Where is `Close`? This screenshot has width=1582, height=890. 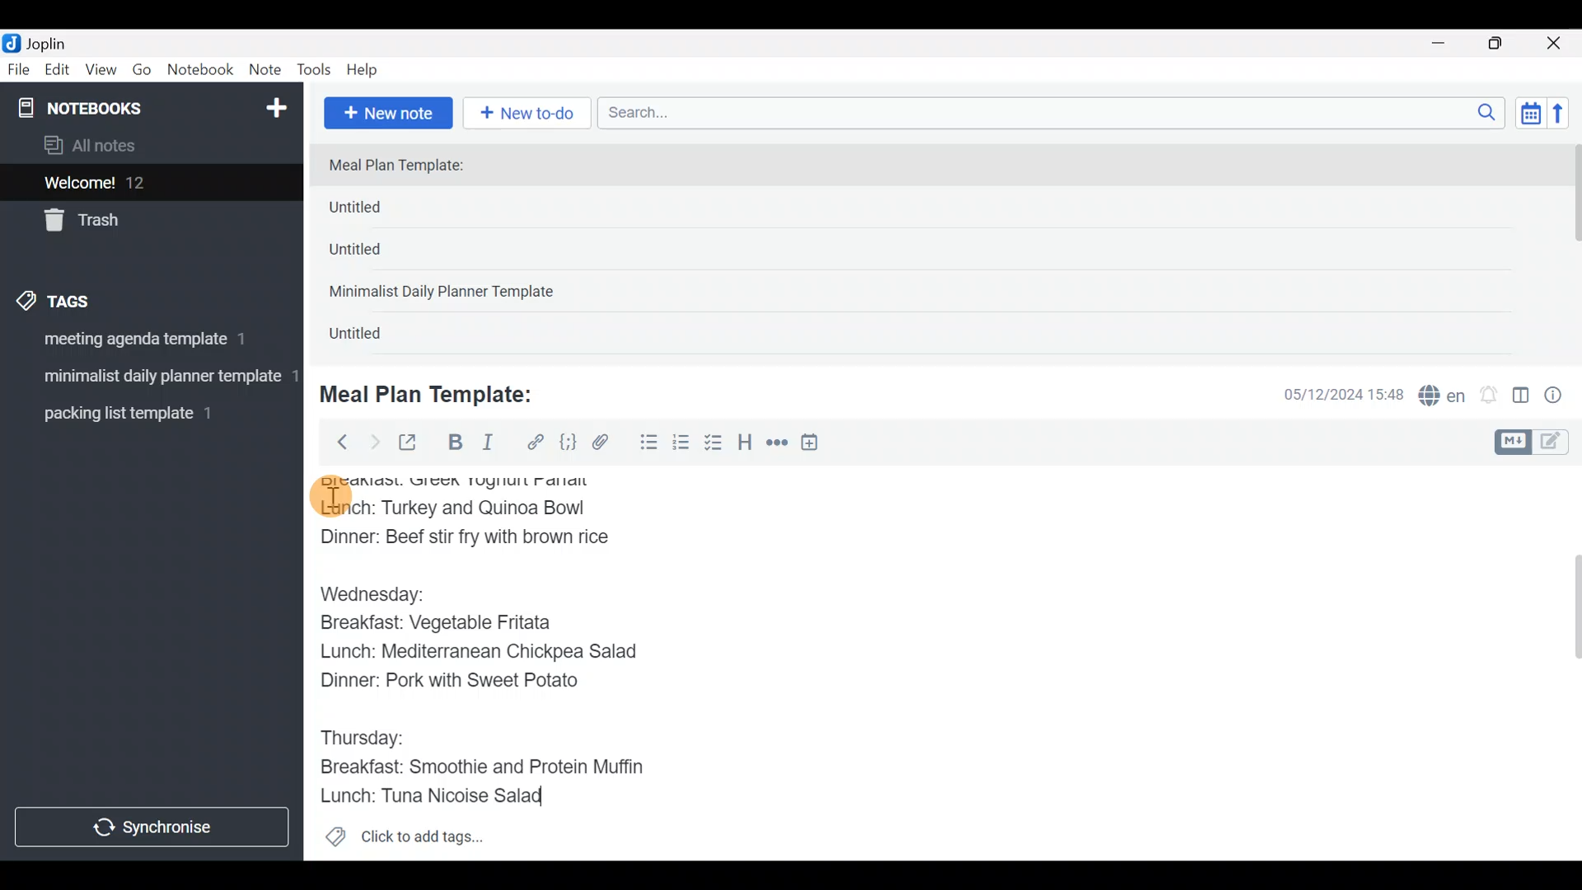 Close is located at coordinates (1556, 44).